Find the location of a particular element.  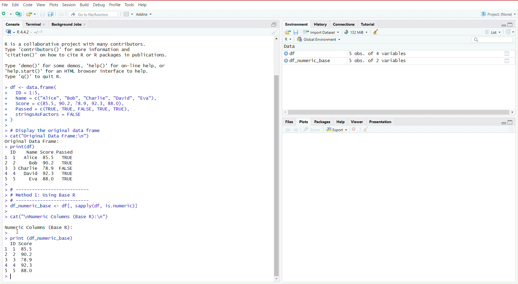

5 obs. of 2 variables is located at coordinates (380, 61).